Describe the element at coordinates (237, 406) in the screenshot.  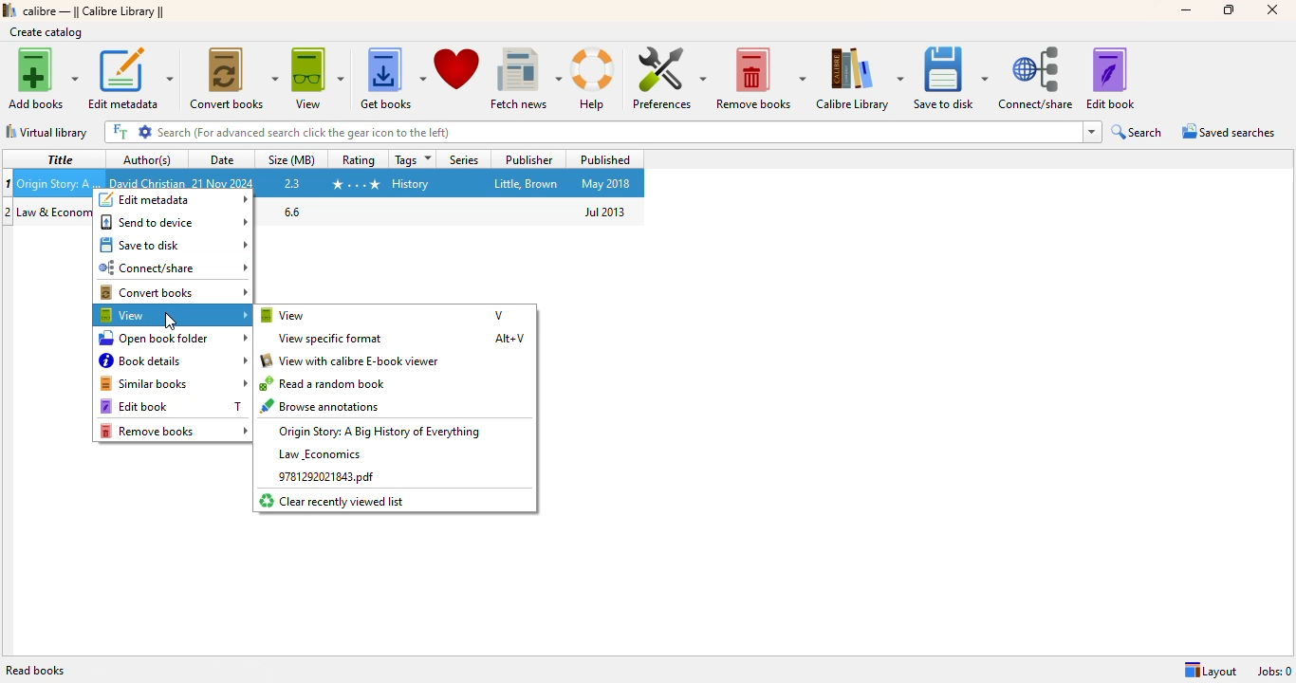
I see `shortcut for edit book` at that location.